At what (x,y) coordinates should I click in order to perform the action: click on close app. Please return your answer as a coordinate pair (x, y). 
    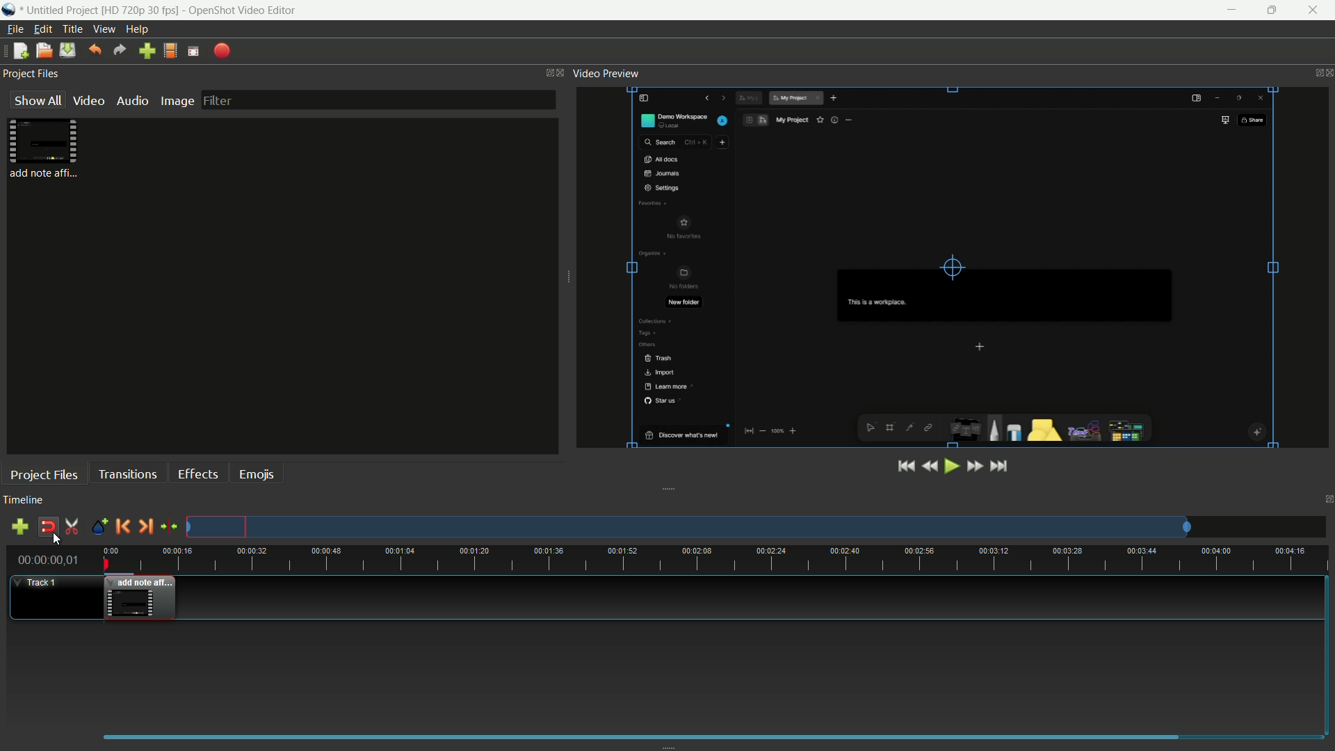
    Looking at the image, I should click on (1317, 10).